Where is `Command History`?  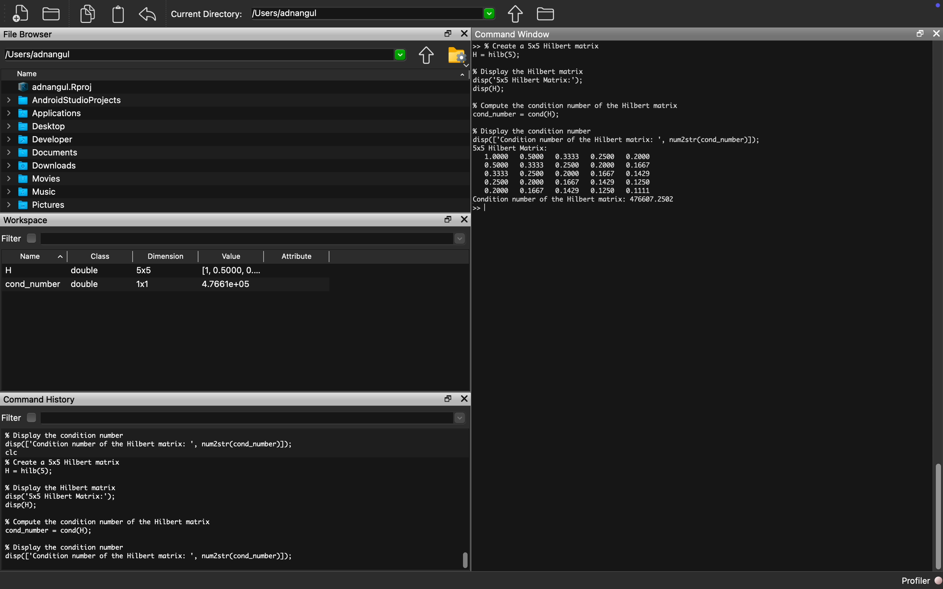 Command History is located at coordinates (40, 399).